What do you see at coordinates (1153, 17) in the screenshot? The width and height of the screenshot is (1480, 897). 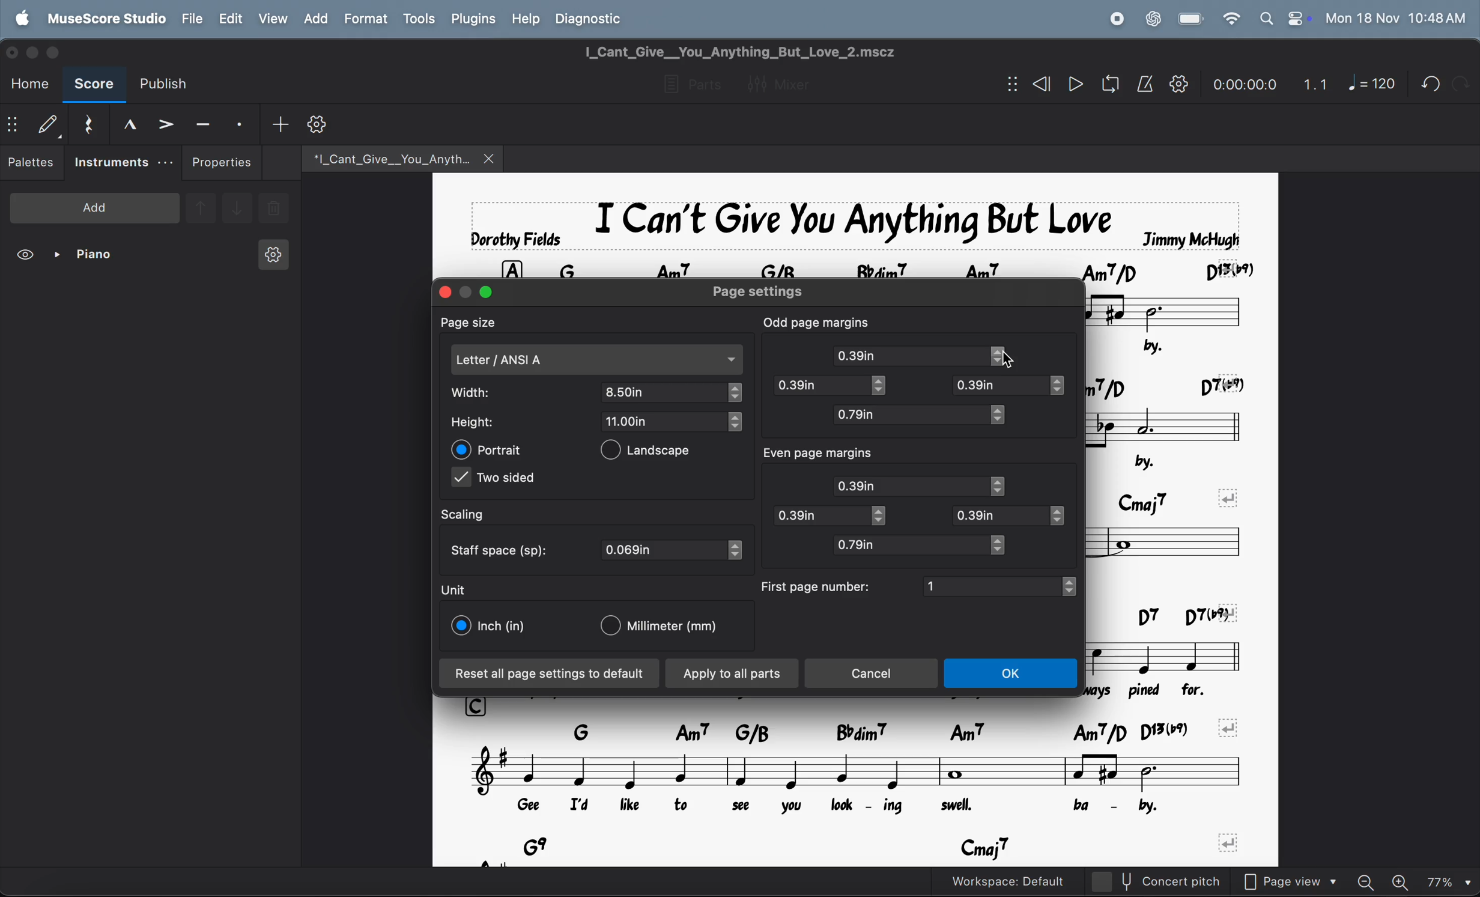 I see `chatgpt` at bounding box center [1153, 17].